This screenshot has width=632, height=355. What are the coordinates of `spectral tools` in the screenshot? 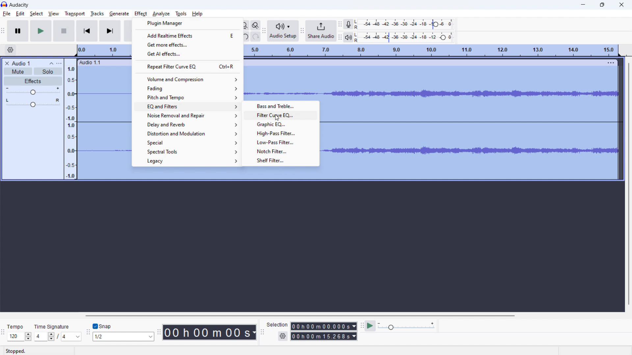 It's located at (186, 152).